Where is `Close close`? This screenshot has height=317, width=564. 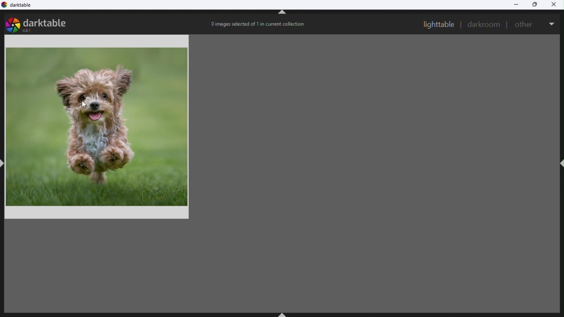
Close close is located at coordinates (555, 4).